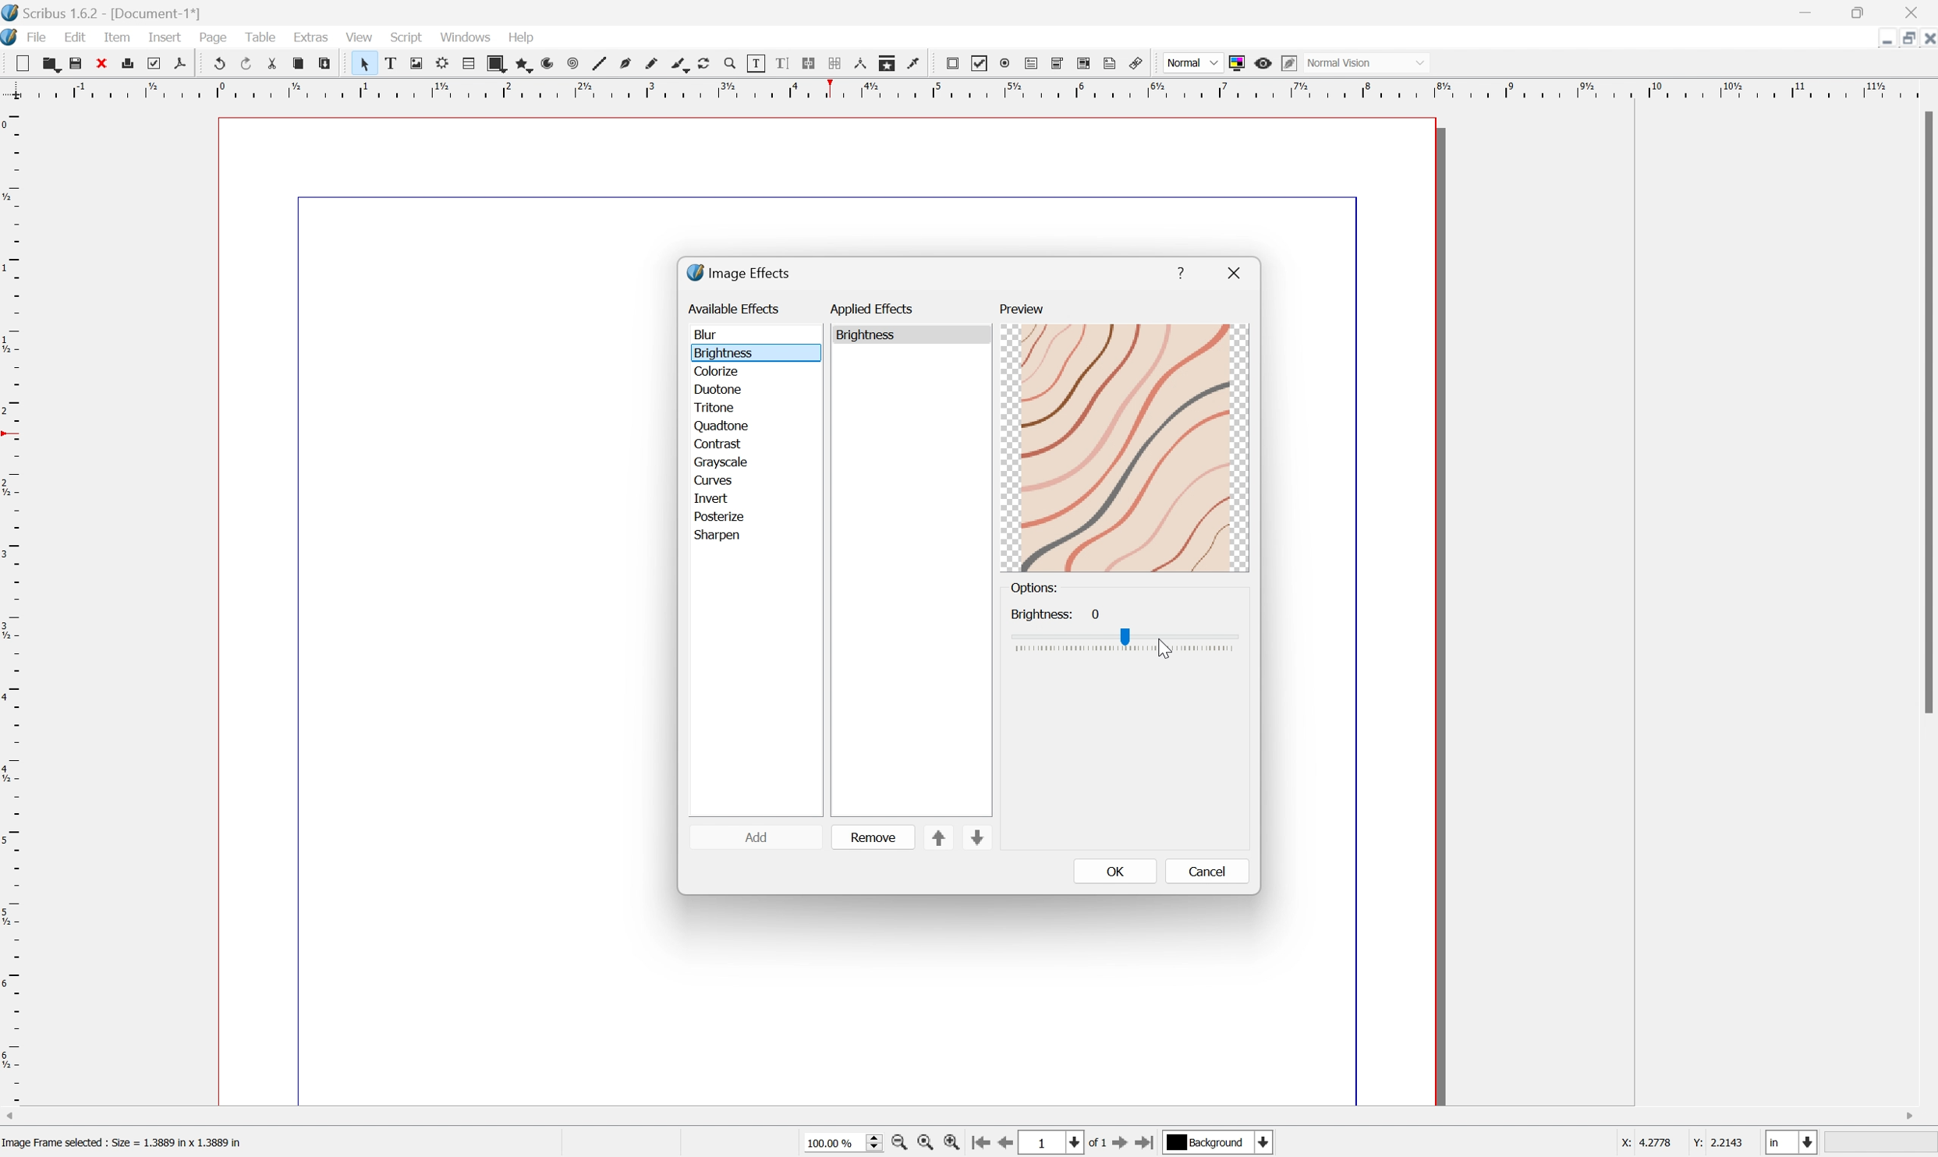 This screenshot has width=1938, height=1157. Describe the element at coordinates (840, 1144) in the screenshot. I see `Zoom 100%` at that location.